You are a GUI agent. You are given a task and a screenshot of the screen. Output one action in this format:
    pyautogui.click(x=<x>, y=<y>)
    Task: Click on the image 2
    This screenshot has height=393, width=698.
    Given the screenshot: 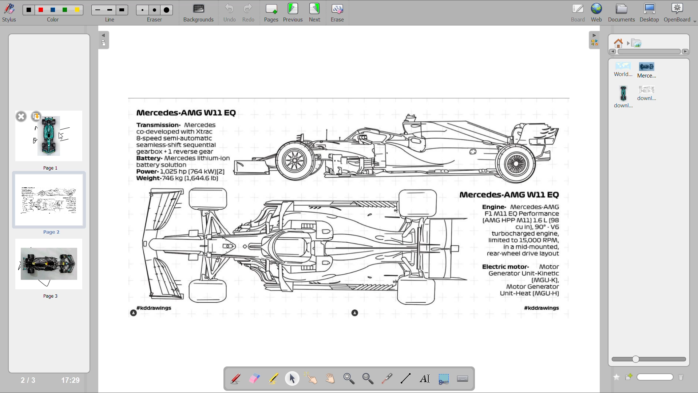 What is the action you would take?
    pyautogui.click(x=653, y=71)
    